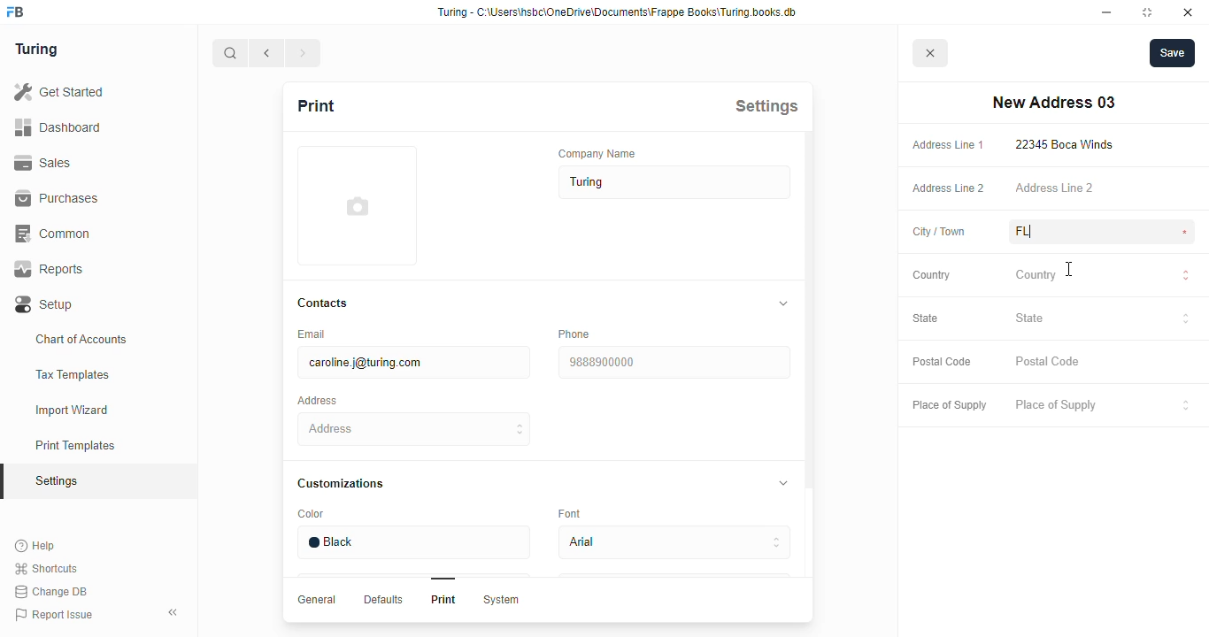 The image size is (1209, 637). Describe the element at coordinates (50, 592) in the screenshot. I see `change DB` at that location.